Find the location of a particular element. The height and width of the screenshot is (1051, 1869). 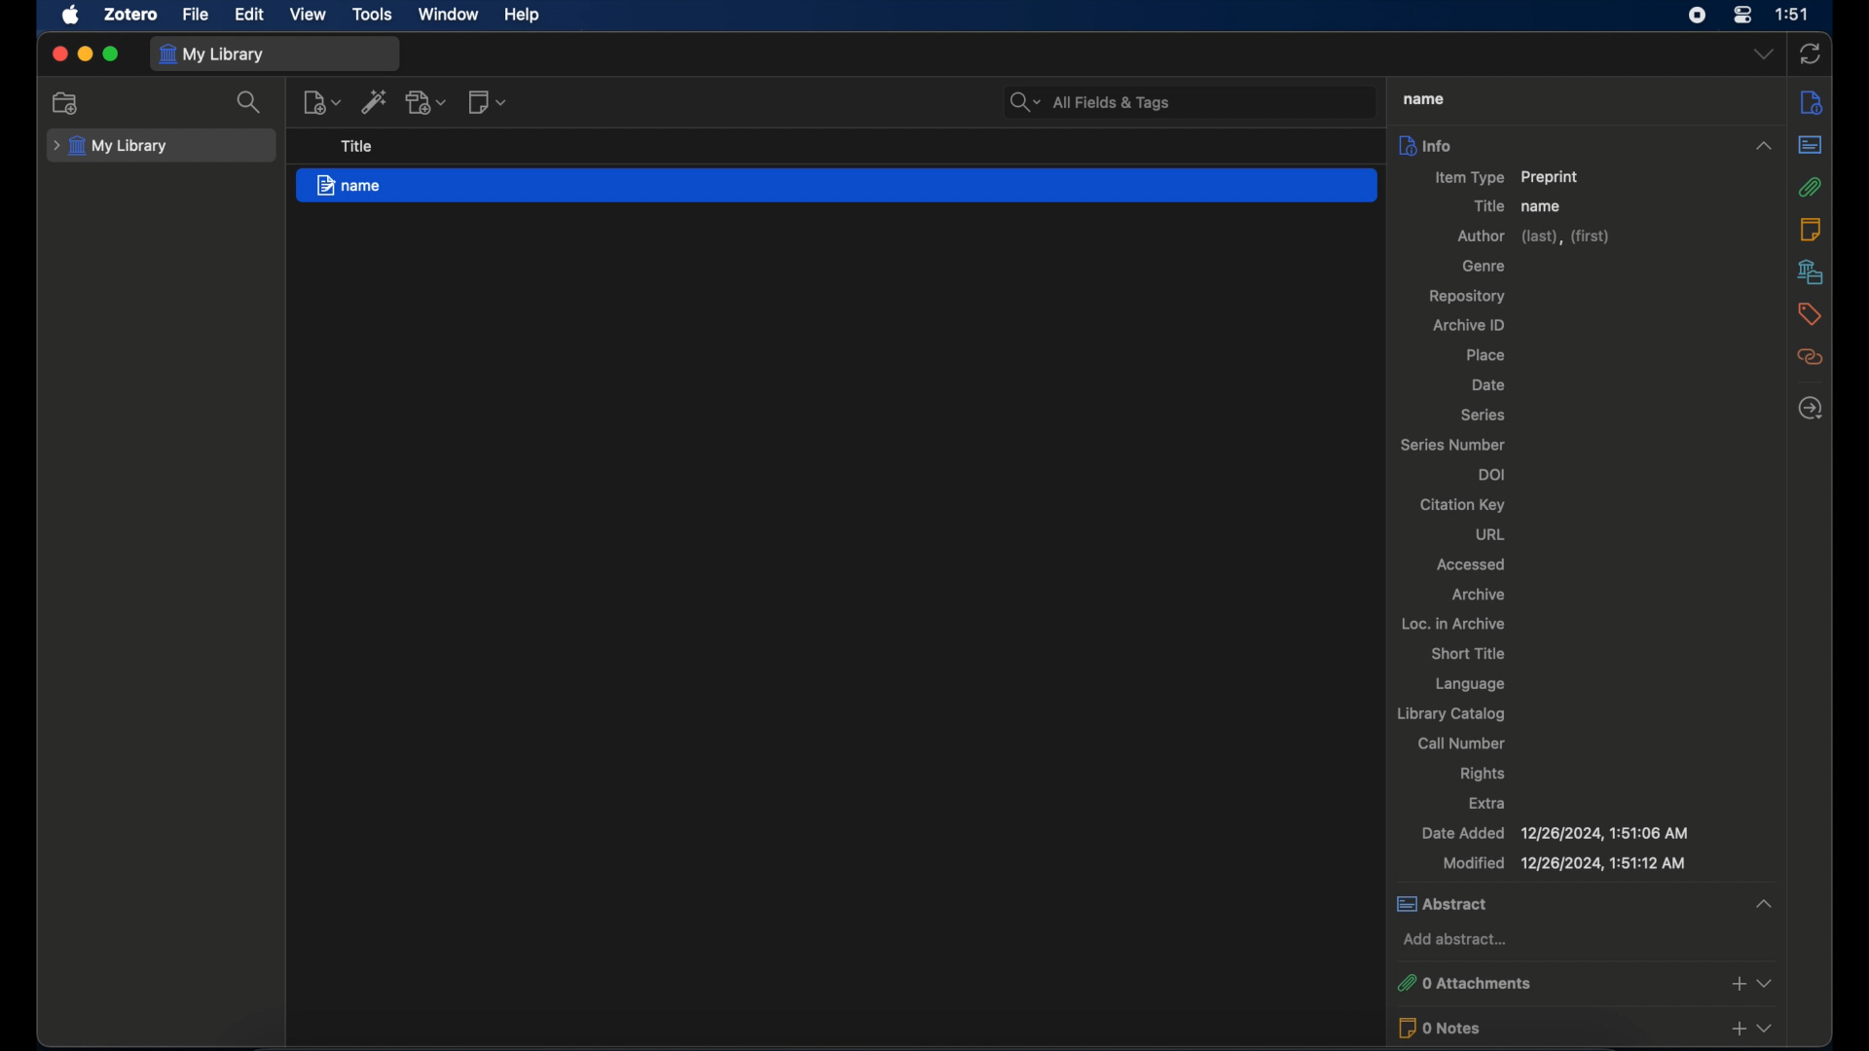

short title is located at coordinates (1471, 653).